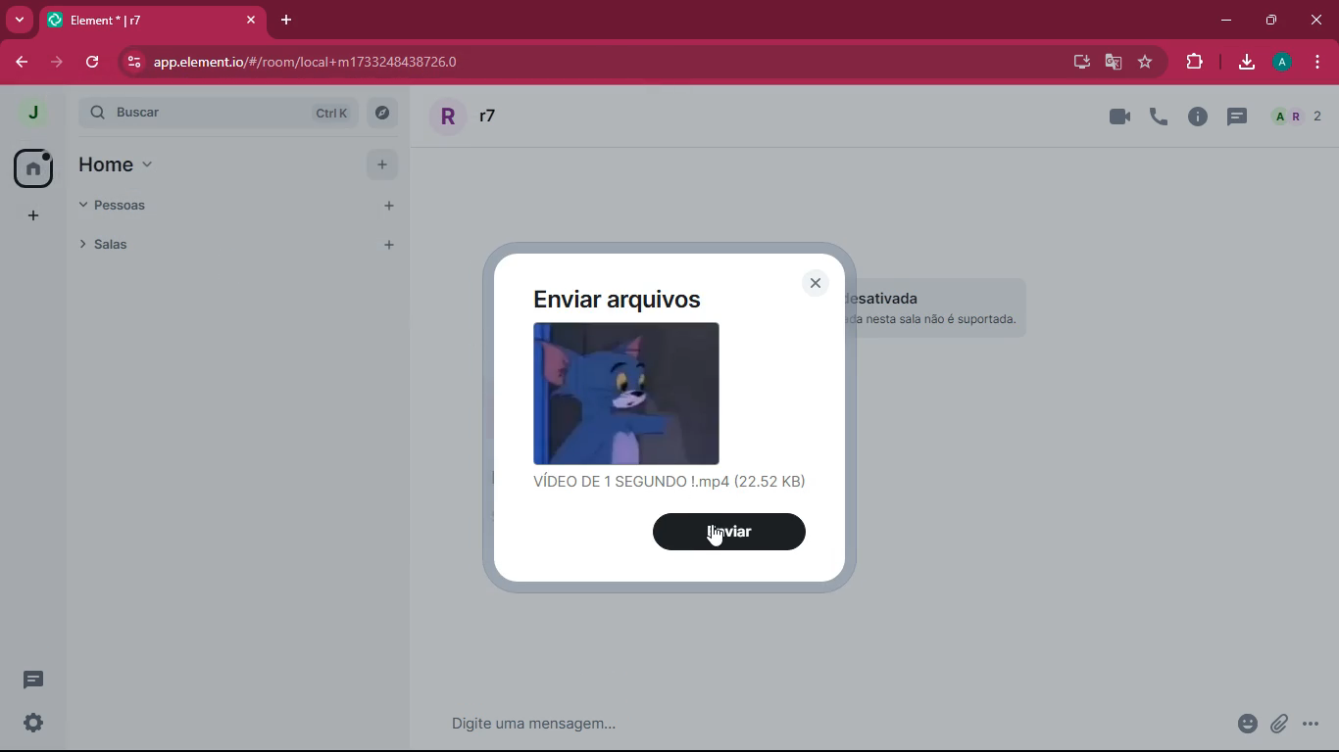 This screenshot has width=1339, height=752. I want to click on element* |r7, so click(151, 18).